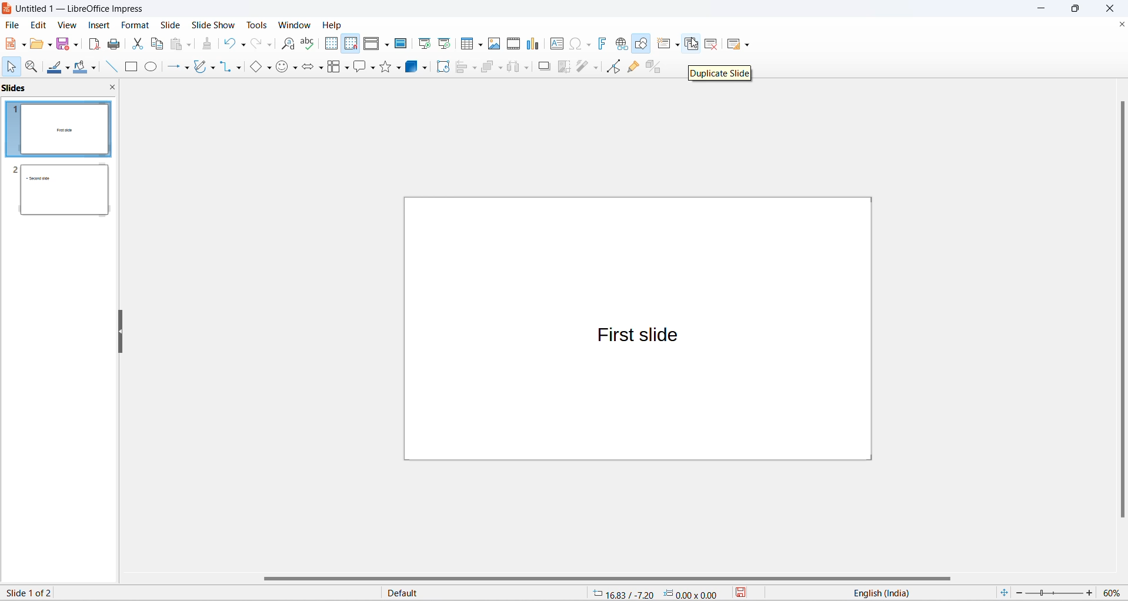  What do you see at coordinates (64, 44) in the screenshot?
I see `save` at bounding box center [64, 44].